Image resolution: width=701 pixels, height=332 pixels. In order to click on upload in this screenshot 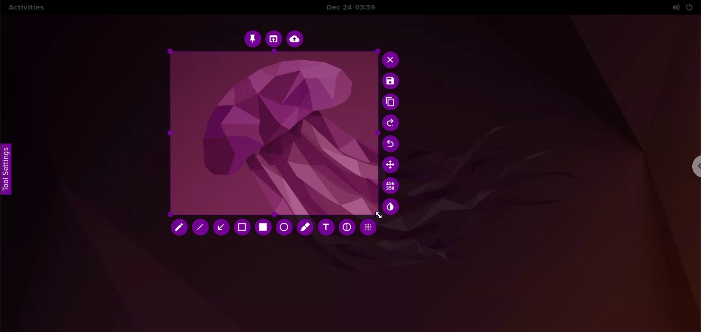, I will do `click(297, 40)`.